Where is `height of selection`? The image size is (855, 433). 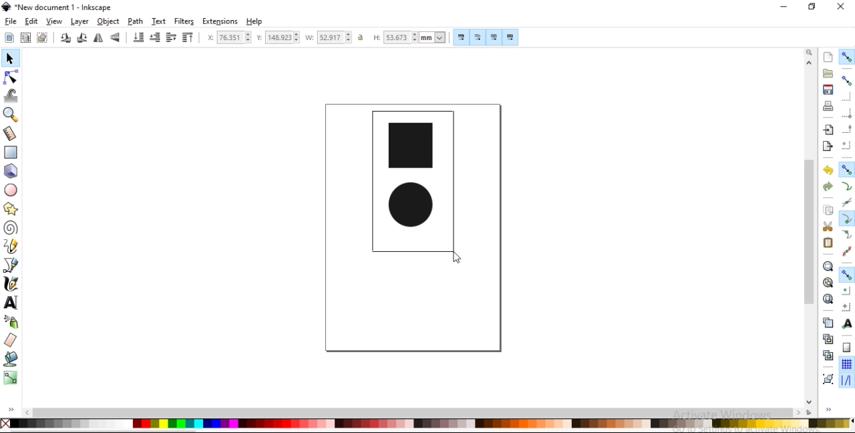
height of selection is located at coordinates (408, 36).